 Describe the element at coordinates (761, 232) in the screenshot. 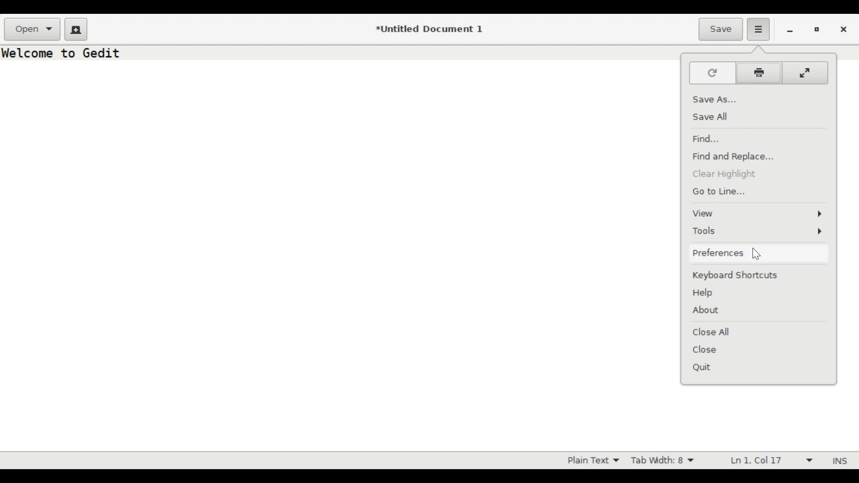

I see `Tools` at that location.